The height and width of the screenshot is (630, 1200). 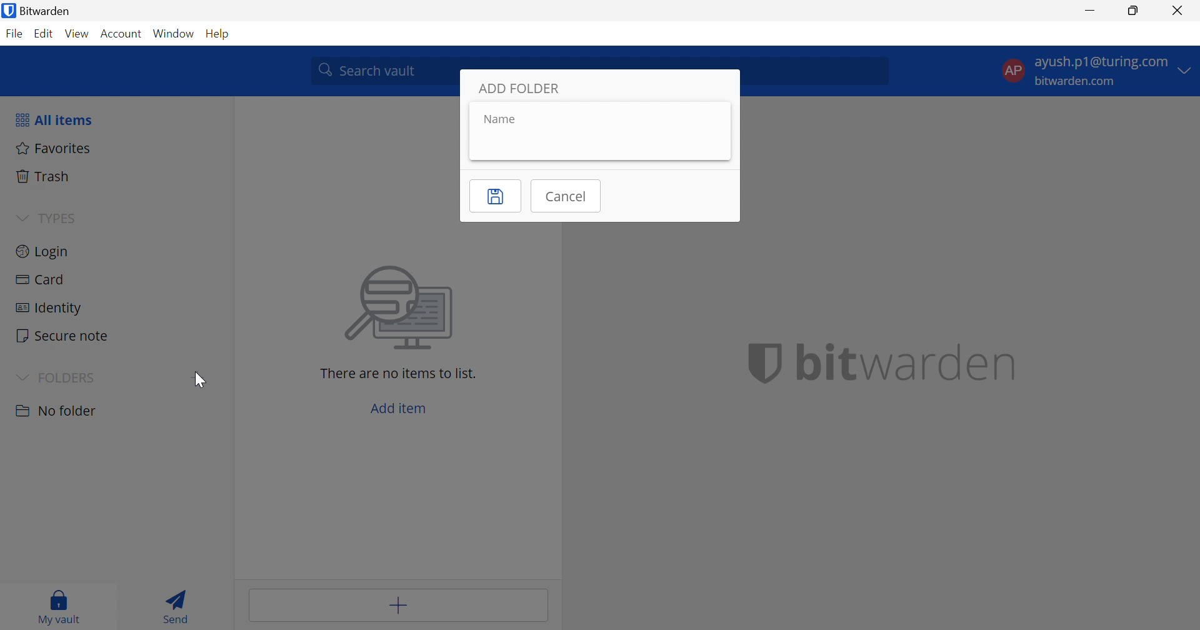 What do you see at coordinates (908, 364) in the screenshot?
I see `bitwarden` at bounding box center [908, 364].